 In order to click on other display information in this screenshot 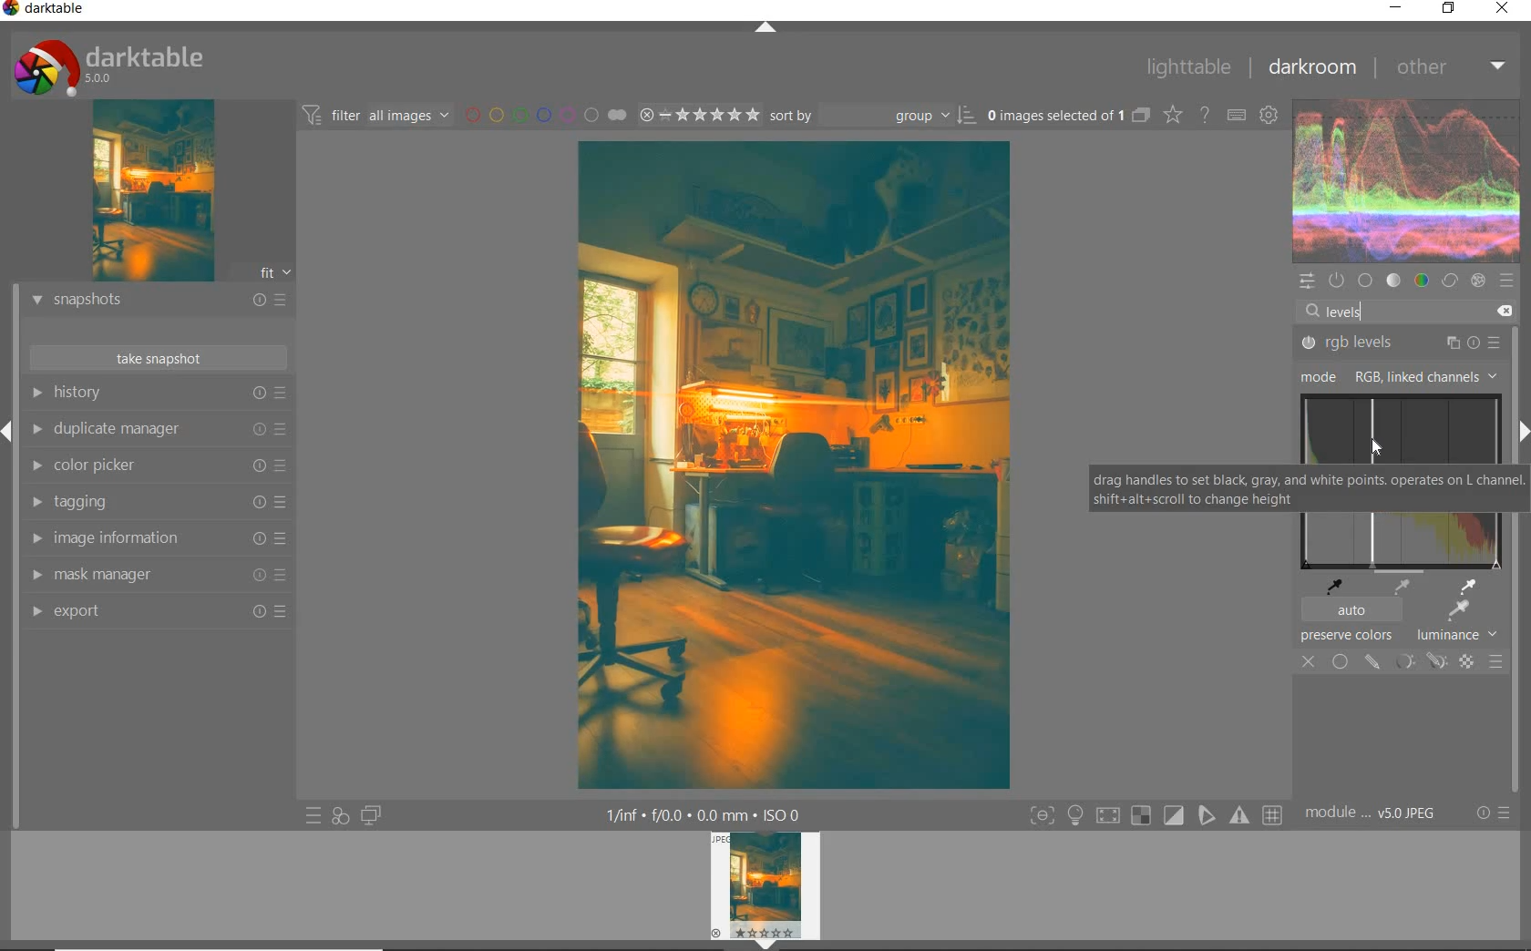, I will do `click(704, 813)`.